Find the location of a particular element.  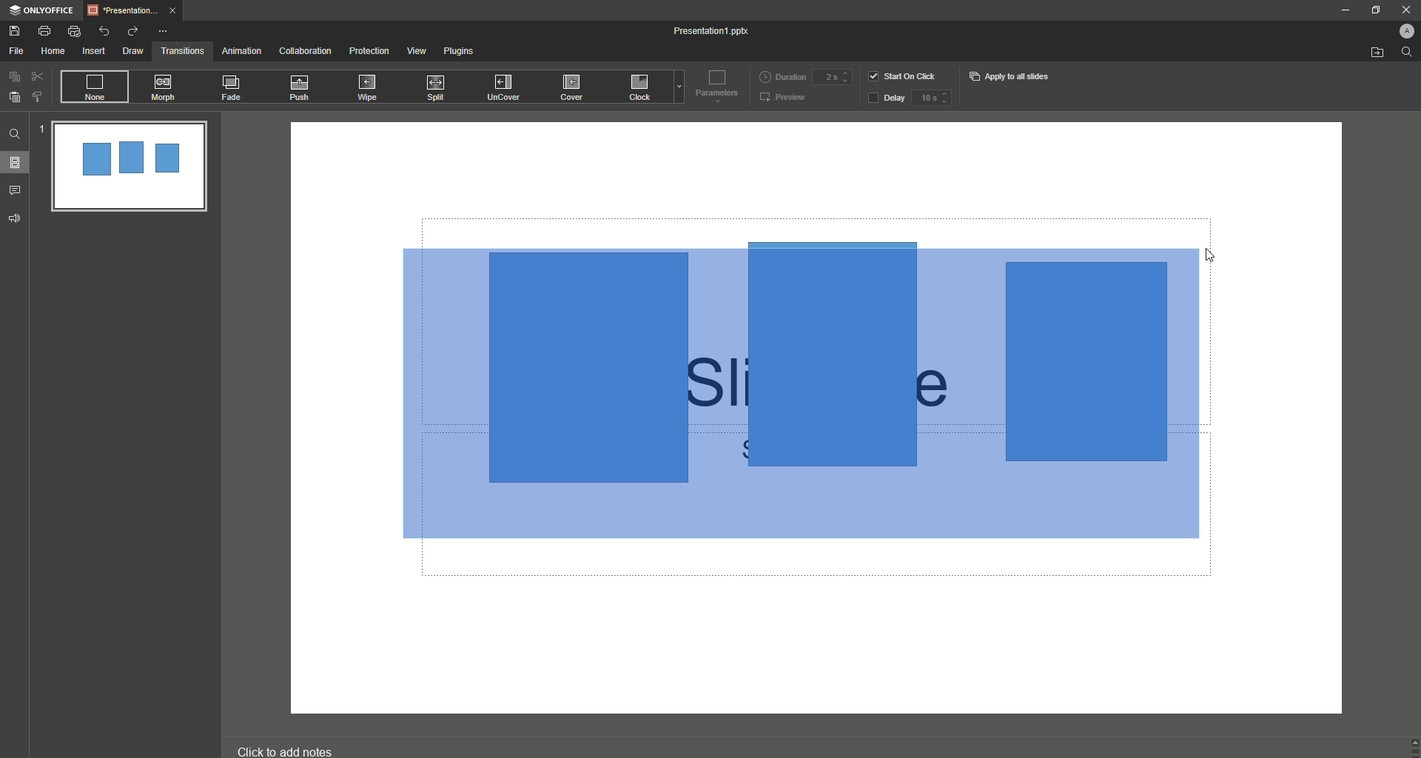

Slide Preview is located at coordinates (128, 168).